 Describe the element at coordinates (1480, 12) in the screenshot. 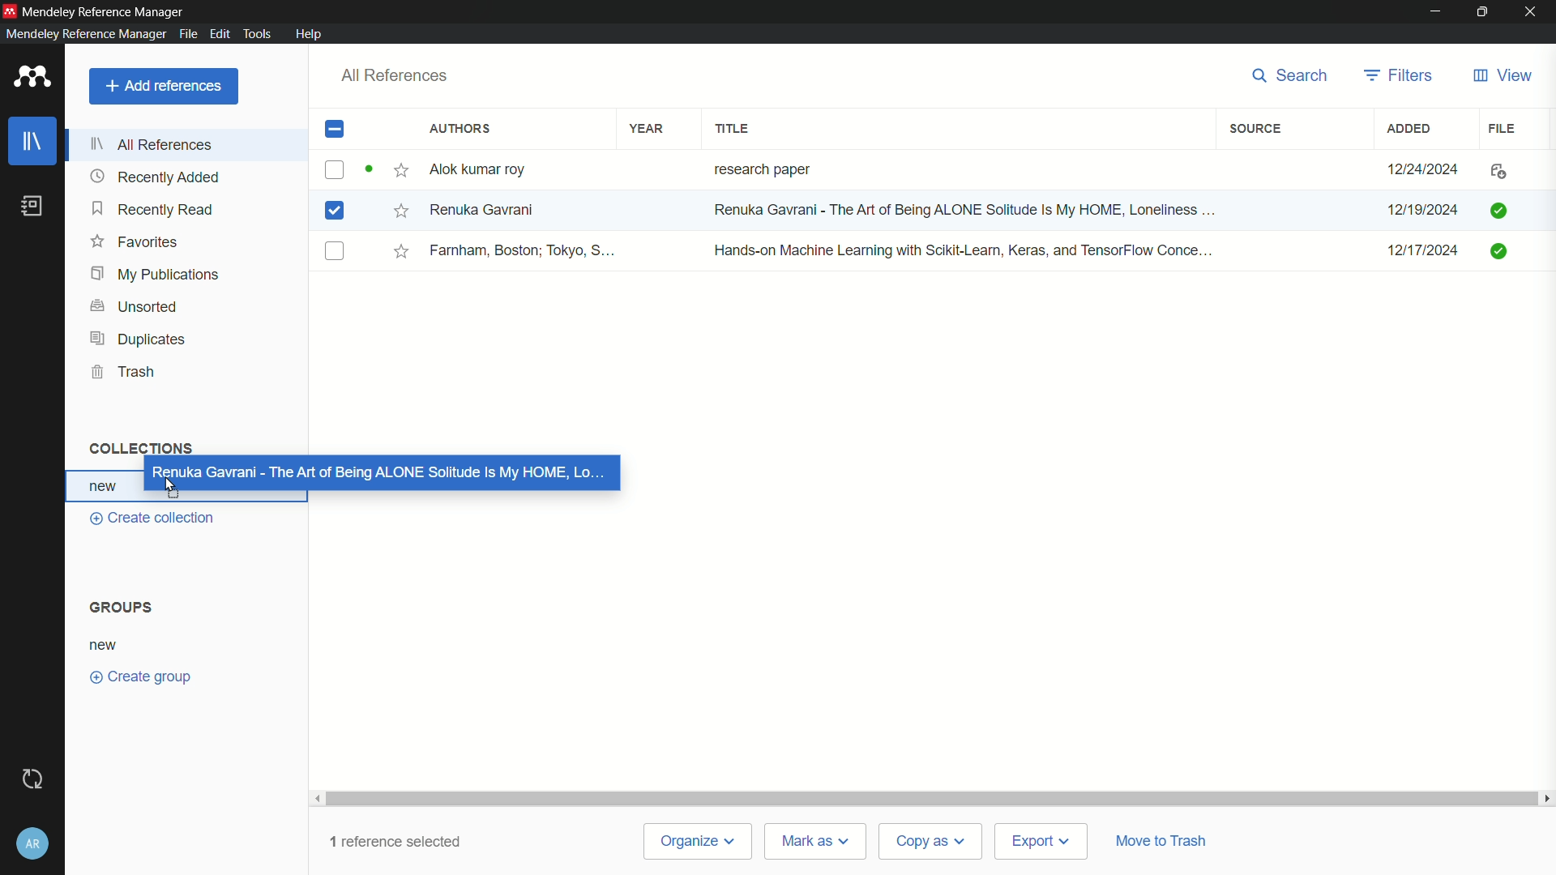

I see `maximize` at that location.